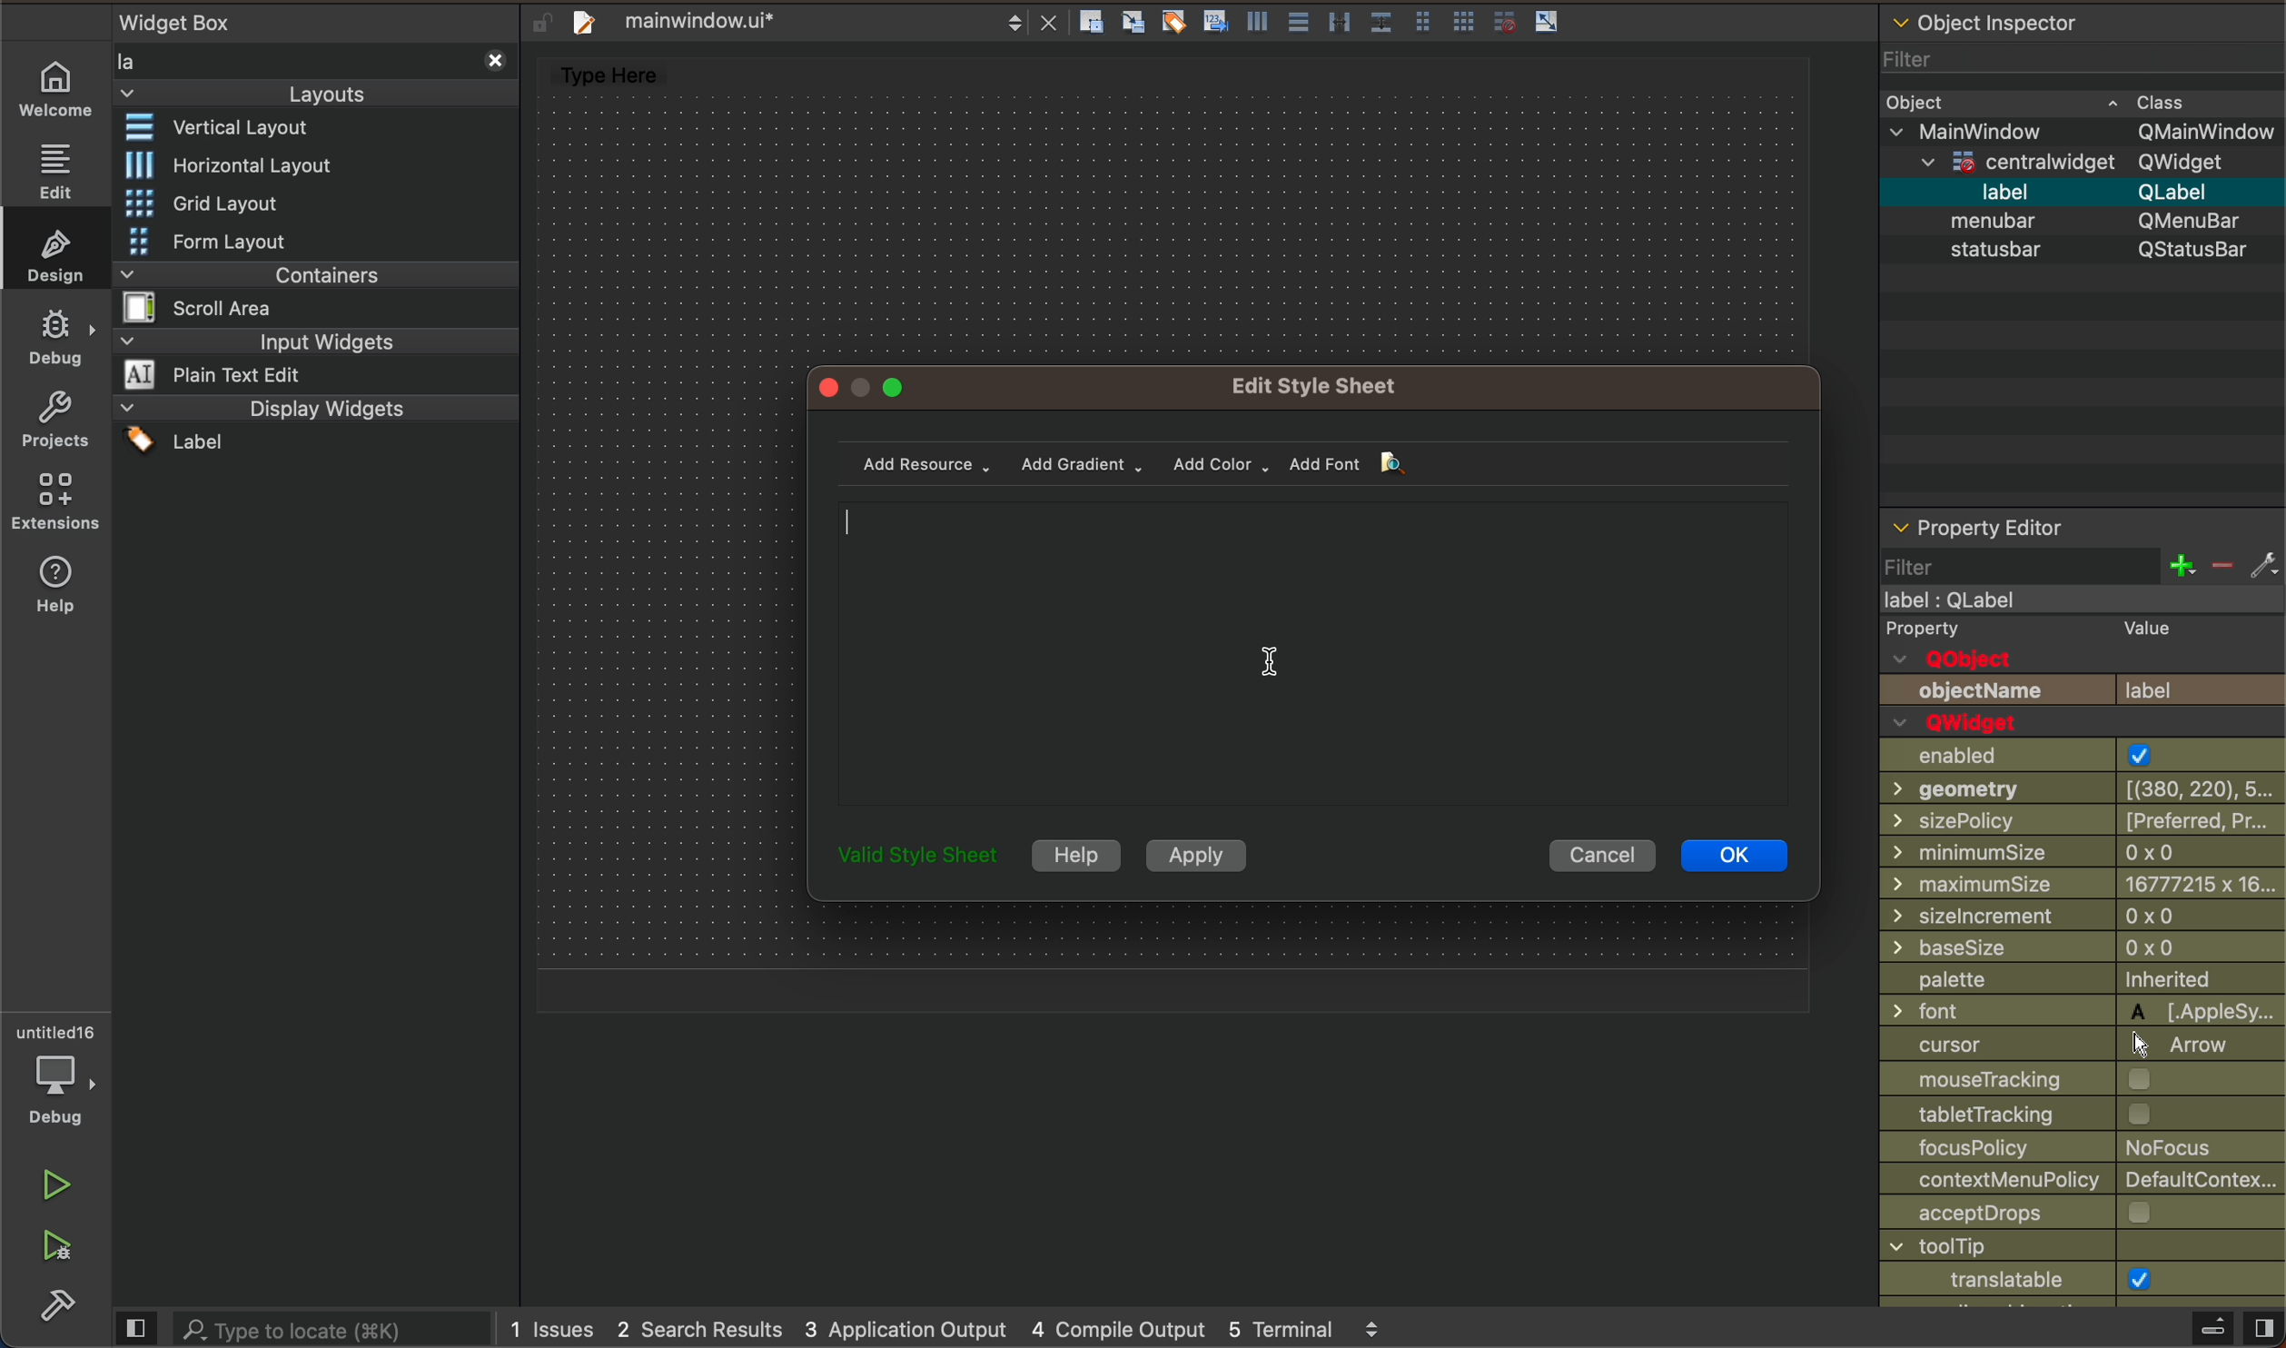 This screenshot has width=2286, height=1348. Describe the element at coordinates (54, 169) in the screenshot. I see `edit` at that location.